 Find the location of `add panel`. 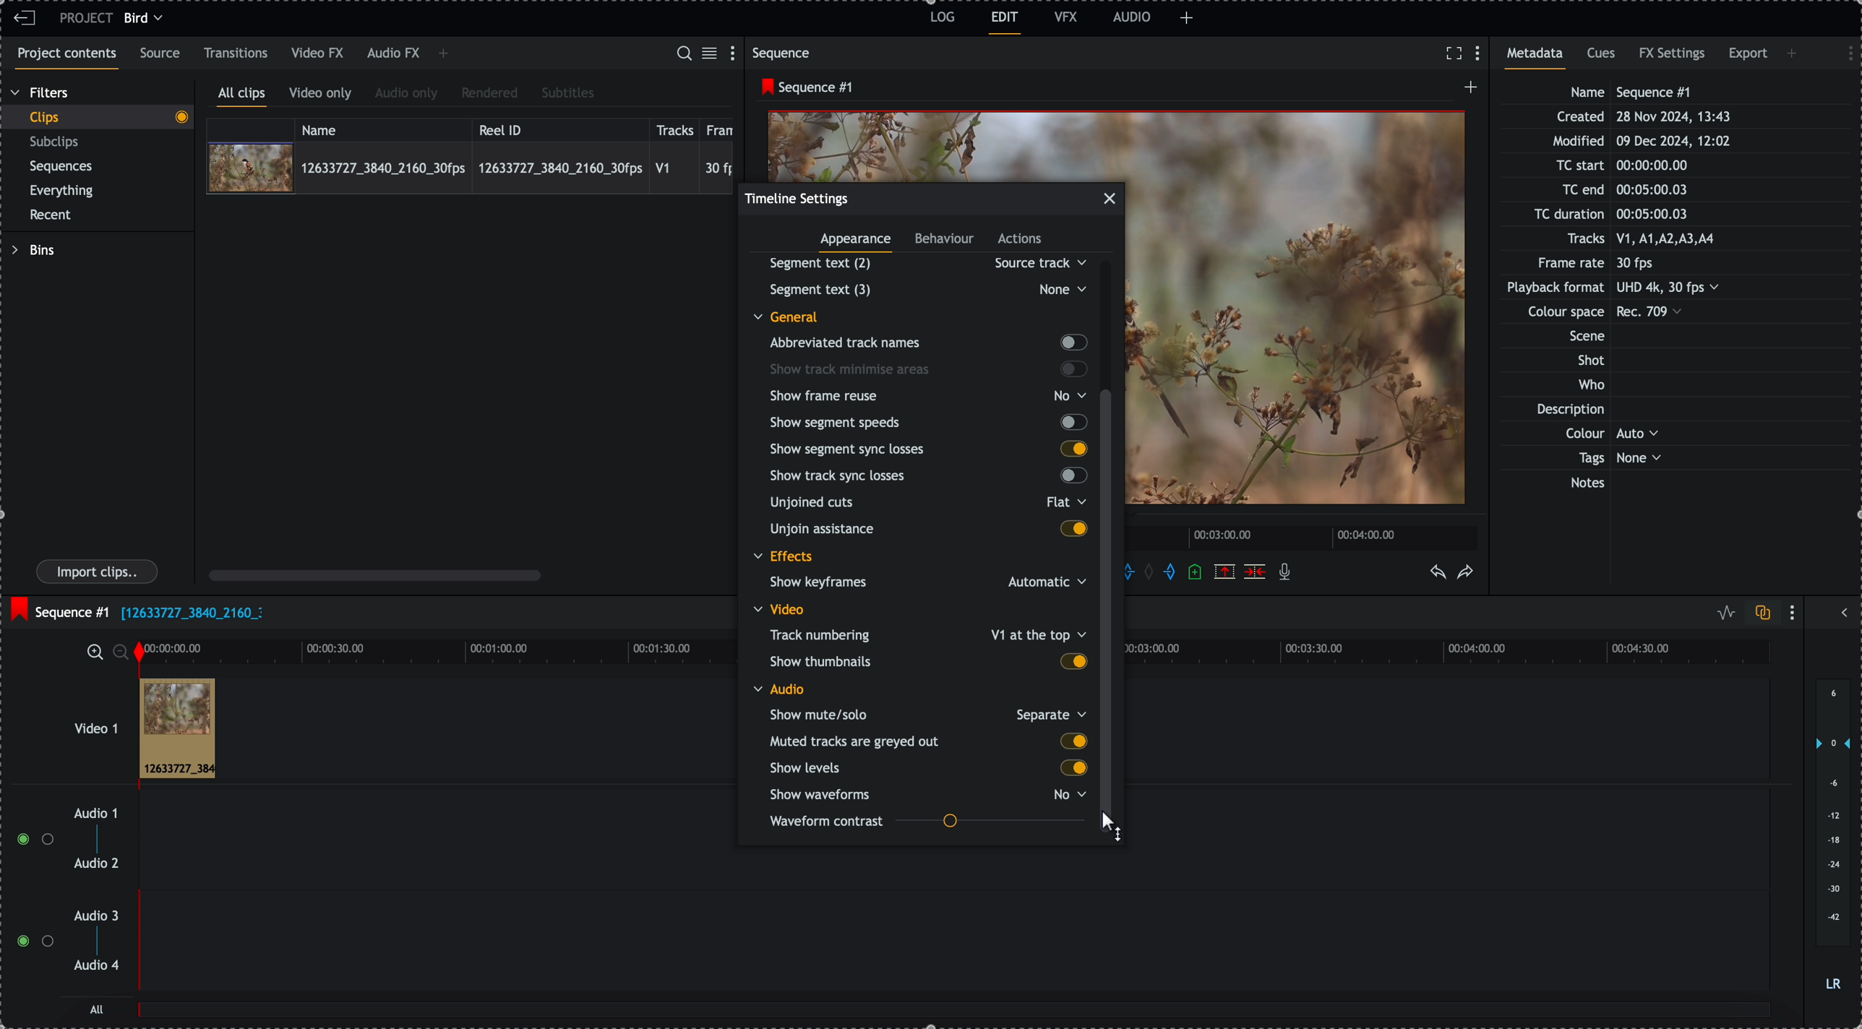

add panel is located at coordinates (1187, 18).